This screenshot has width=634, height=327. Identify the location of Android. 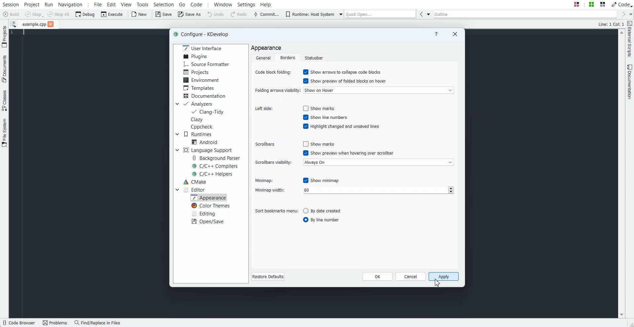
(205, 142).